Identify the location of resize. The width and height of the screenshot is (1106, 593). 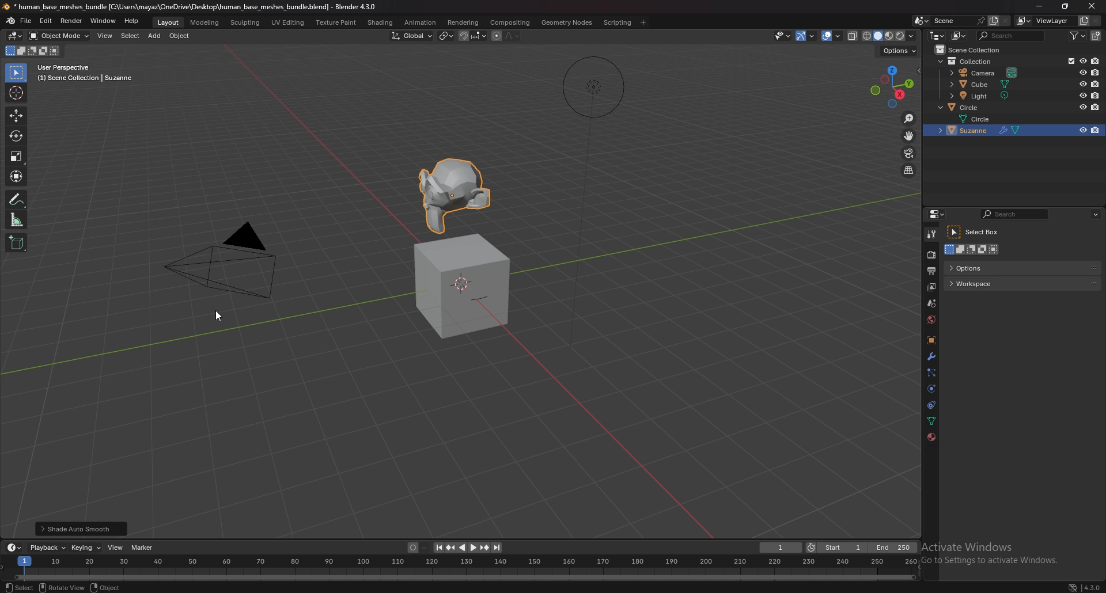
(1067, 7).